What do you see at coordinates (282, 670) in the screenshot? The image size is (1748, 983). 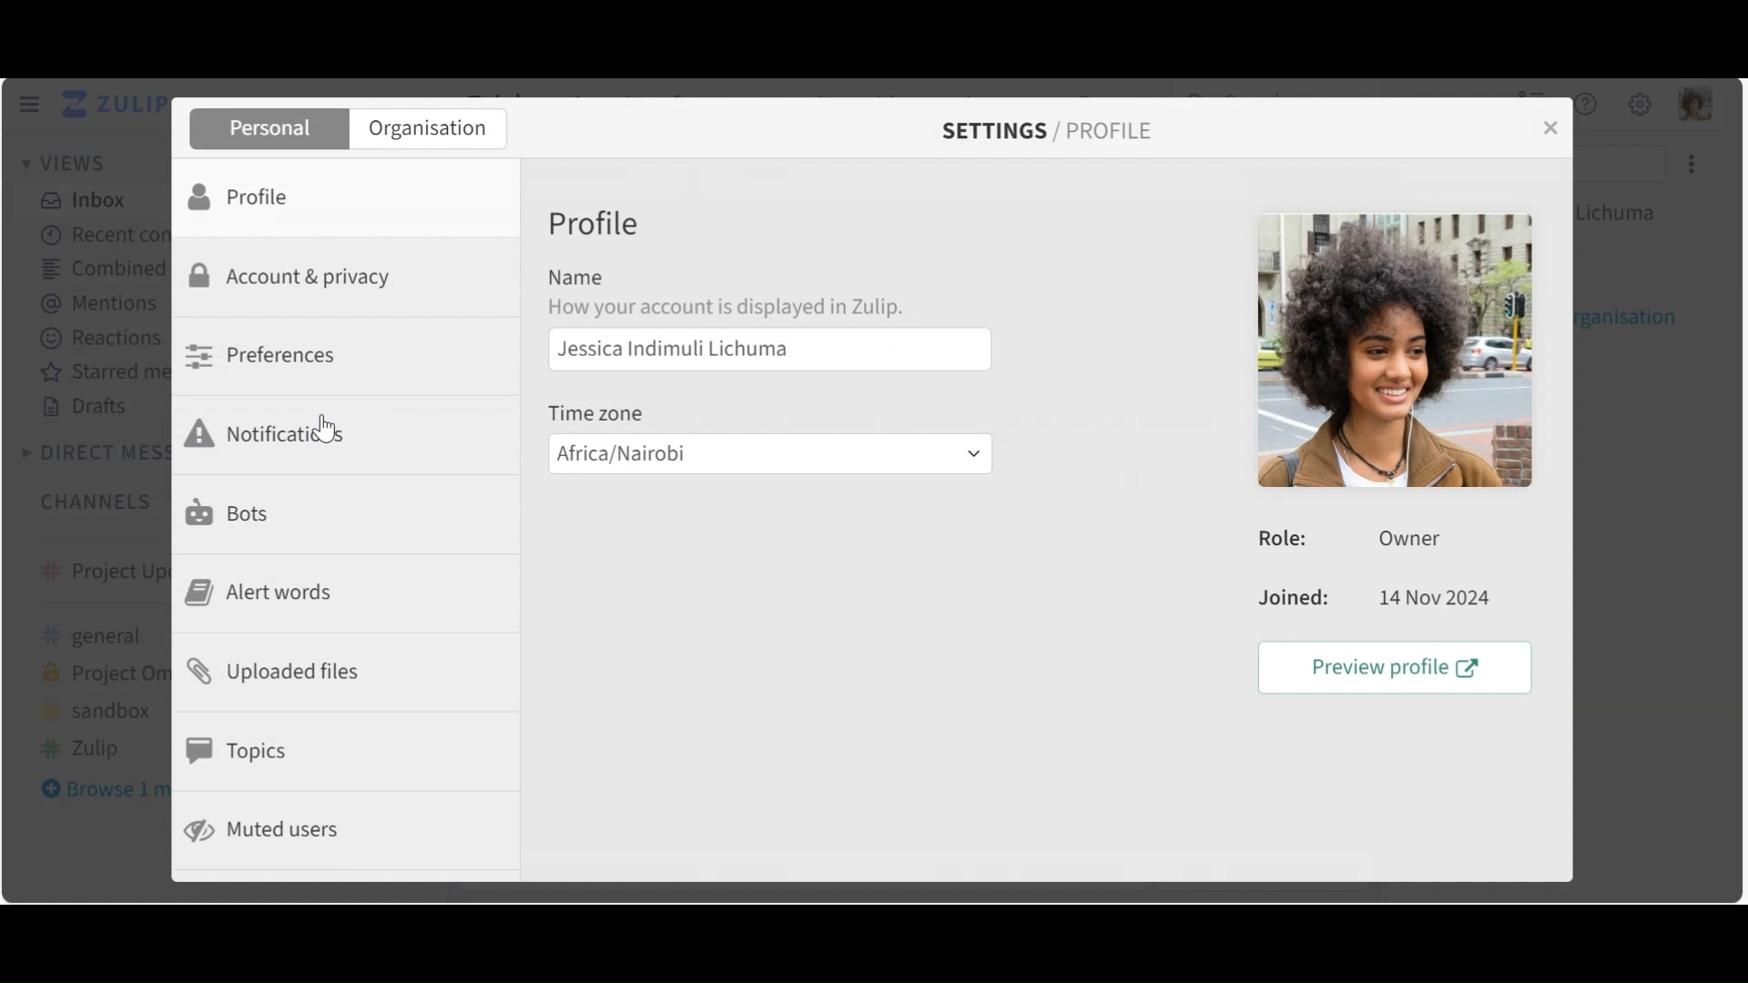 I see `Uploaded files` at bounding box center [282, 670].